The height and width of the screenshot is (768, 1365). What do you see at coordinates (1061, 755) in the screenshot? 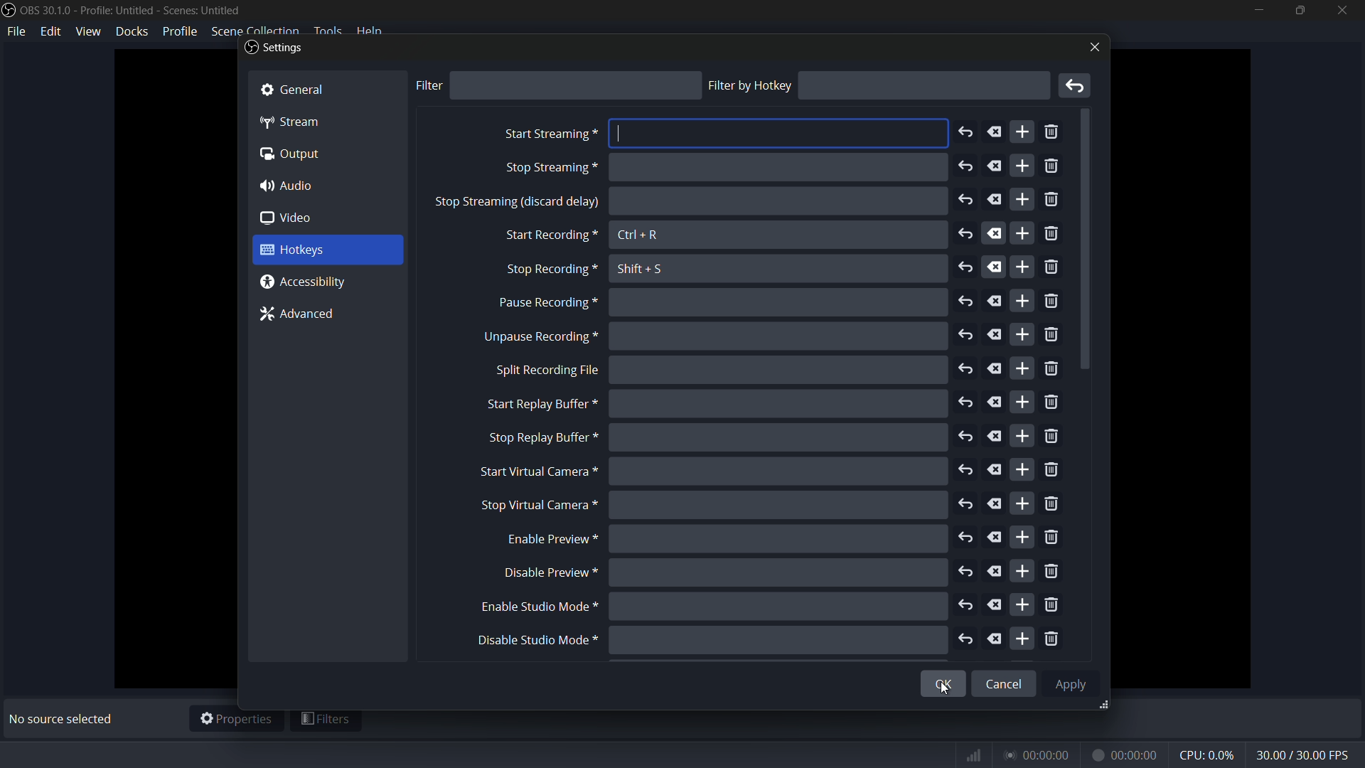
I see `timer` at bounding box center [1061, 755].